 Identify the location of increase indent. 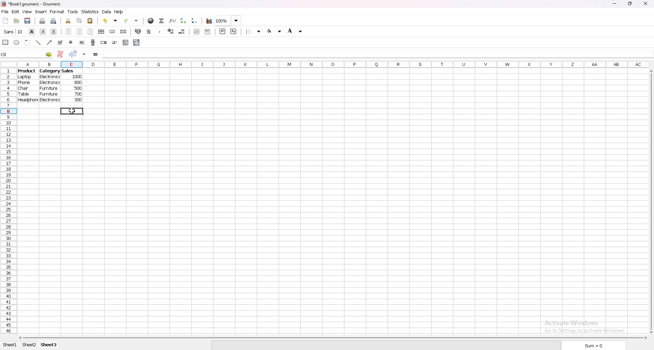
(207, 32).